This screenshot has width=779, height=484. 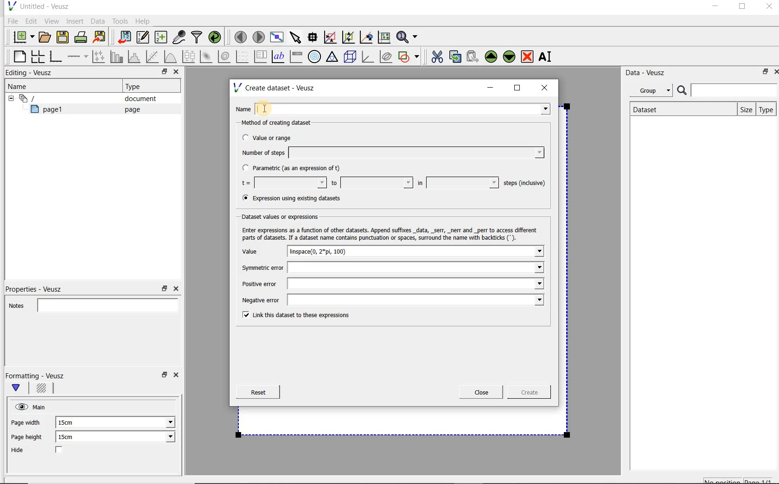 What do you see at coordinates (41, 406) in the screenshot?
I see `Main` at bounding box center [41, 406].